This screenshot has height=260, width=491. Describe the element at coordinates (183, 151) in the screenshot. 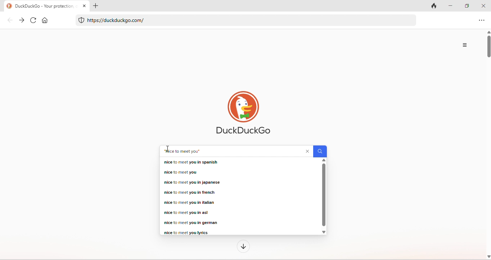

I see `nice to meet you` at that location.